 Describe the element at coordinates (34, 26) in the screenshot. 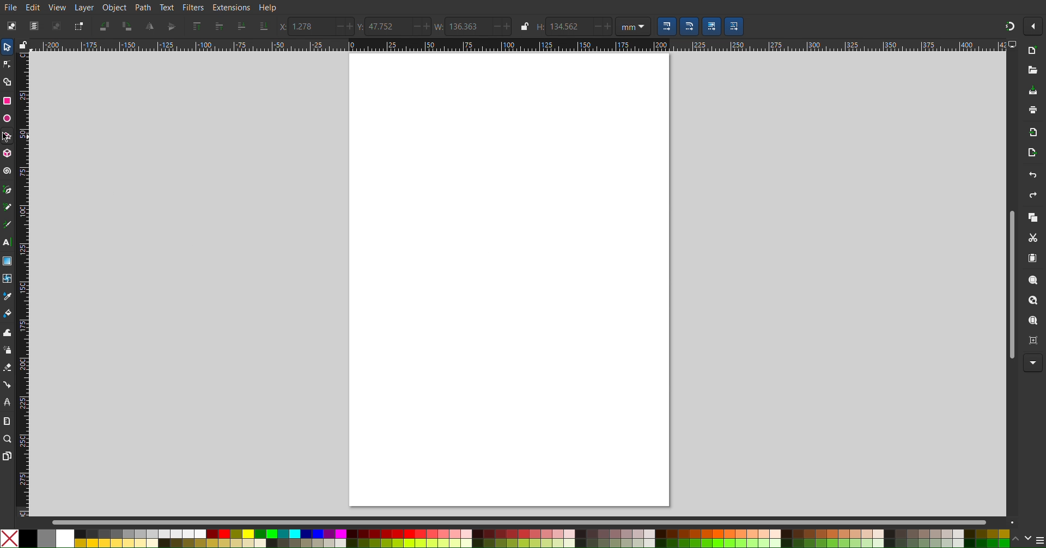

I see `Select All` at that location.